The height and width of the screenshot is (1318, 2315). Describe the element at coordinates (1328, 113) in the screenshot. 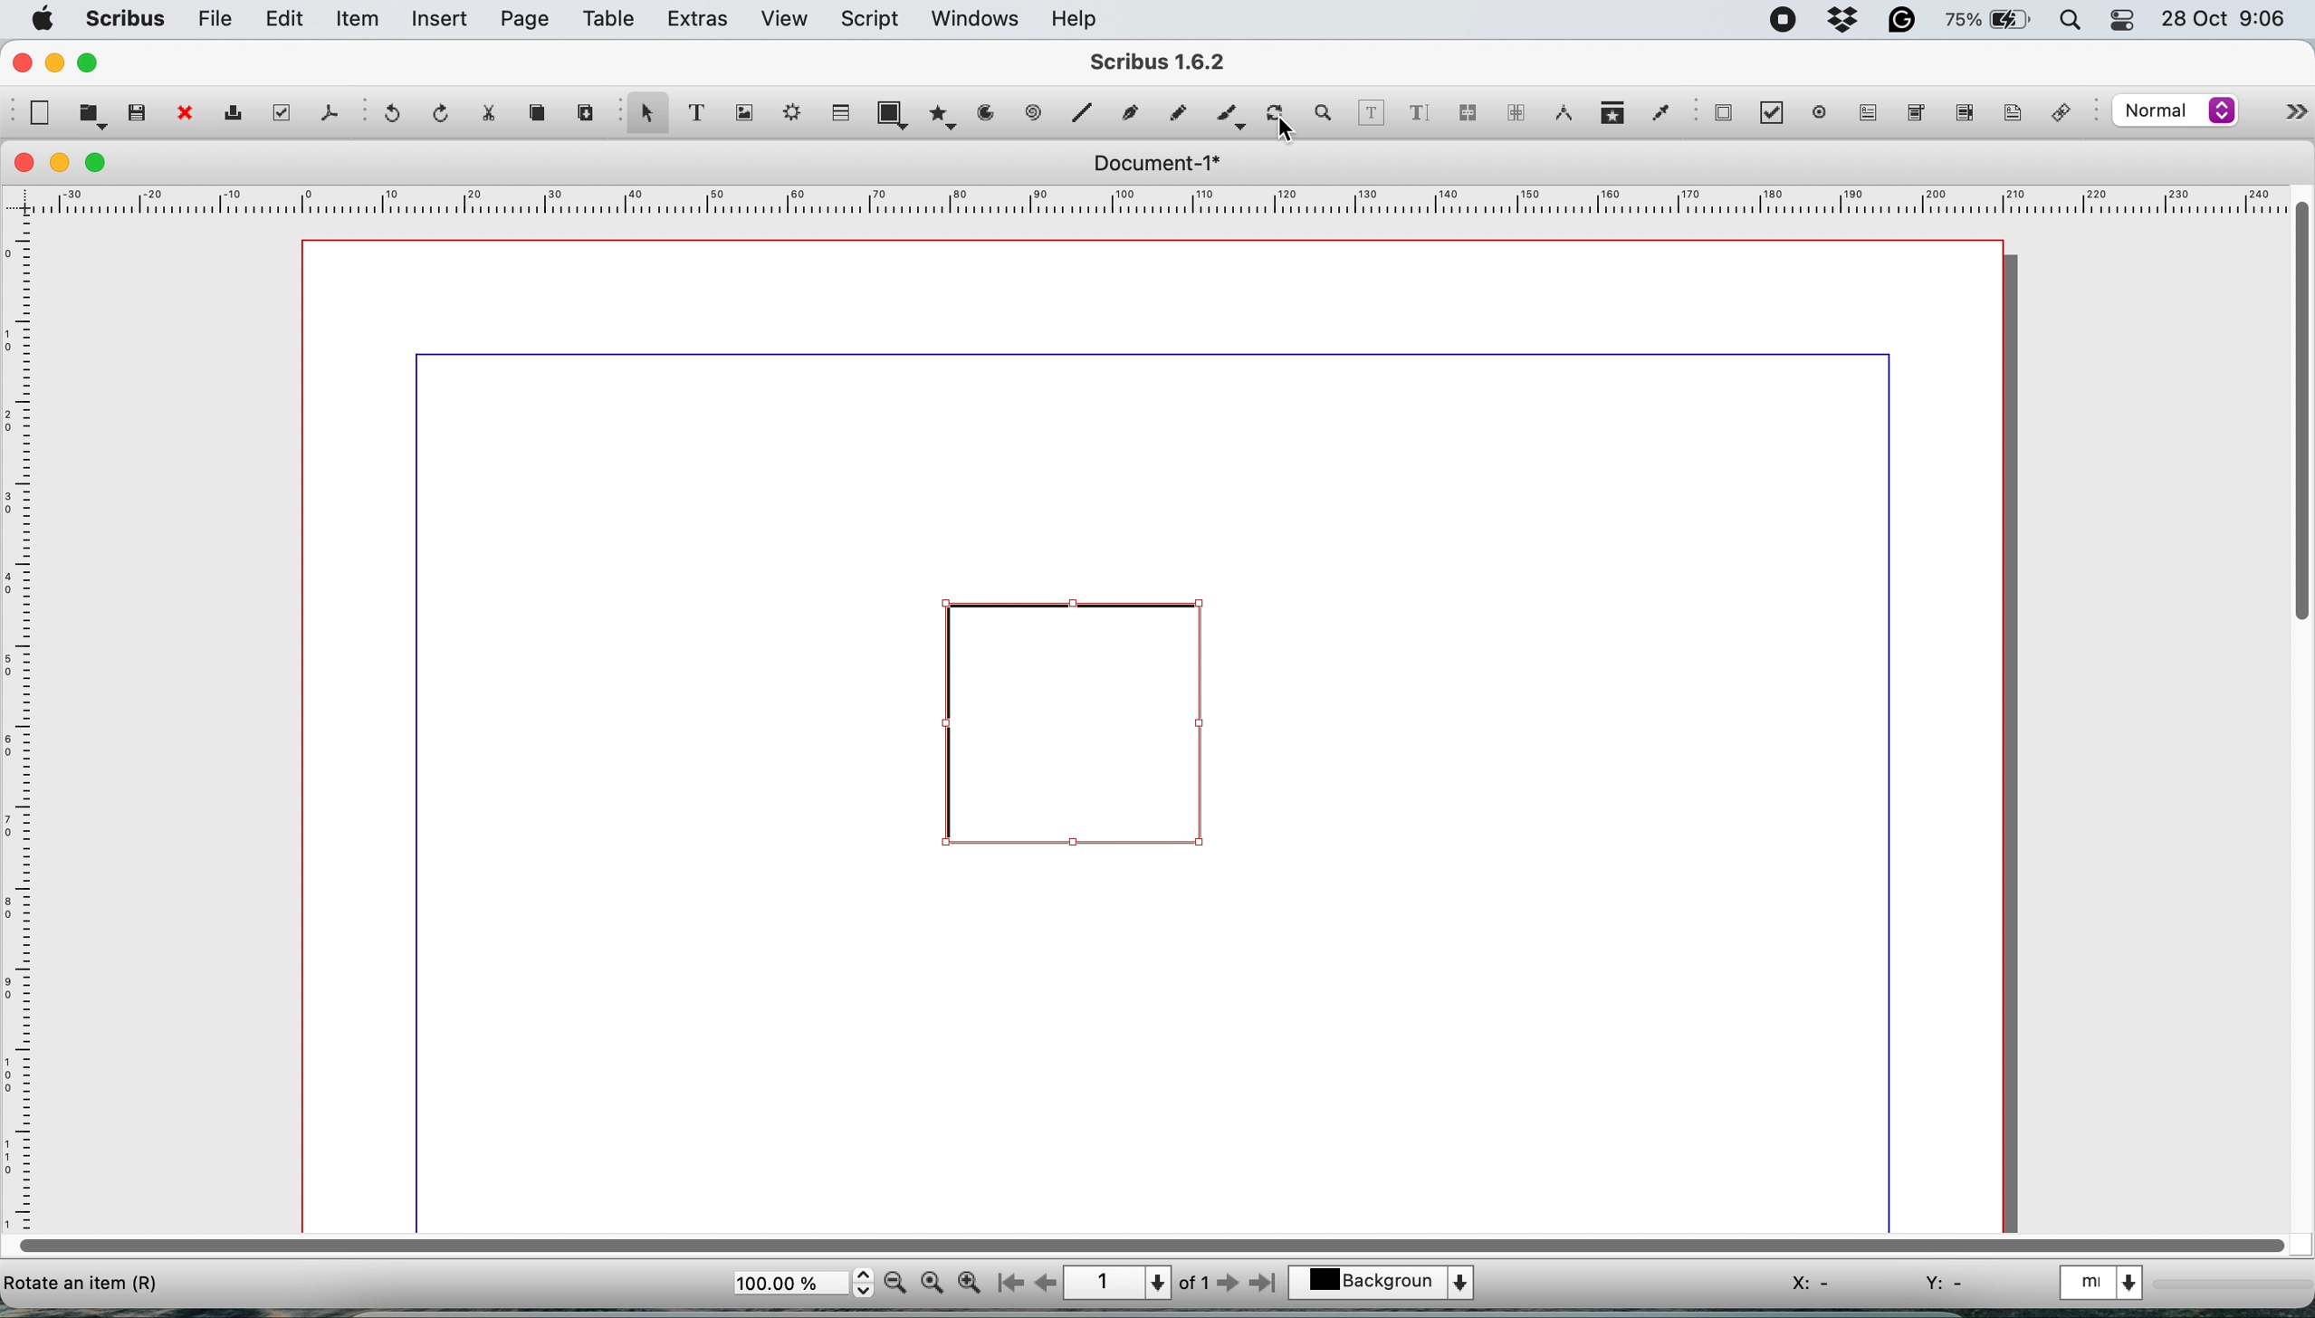

I see `zoom in and out` at that location.